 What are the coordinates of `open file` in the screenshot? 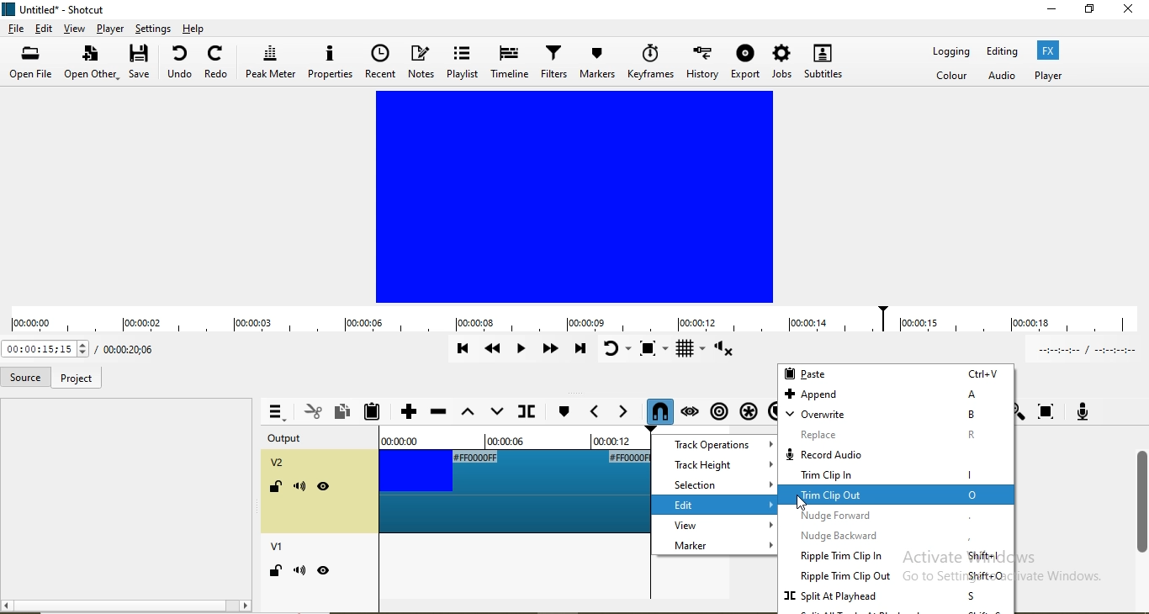 It's located at (34, 64).